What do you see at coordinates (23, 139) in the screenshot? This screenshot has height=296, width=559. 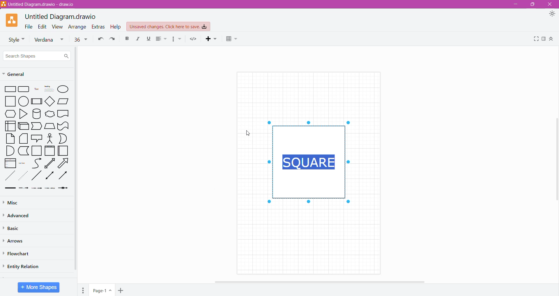 I see `Stacked Papers` at bounding box center [23, 139].